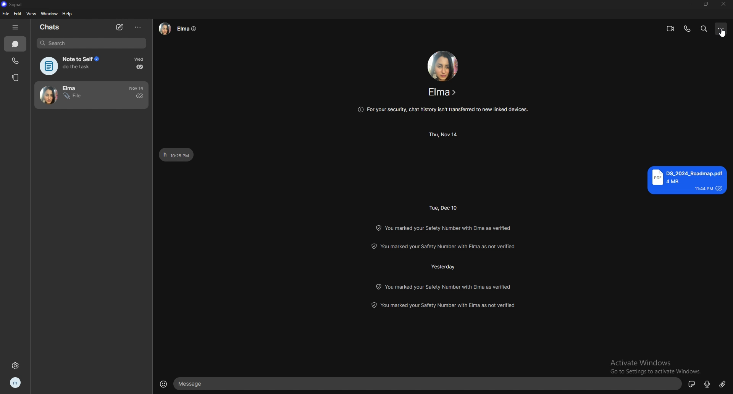  I want to click on chats, so click(51, 27).